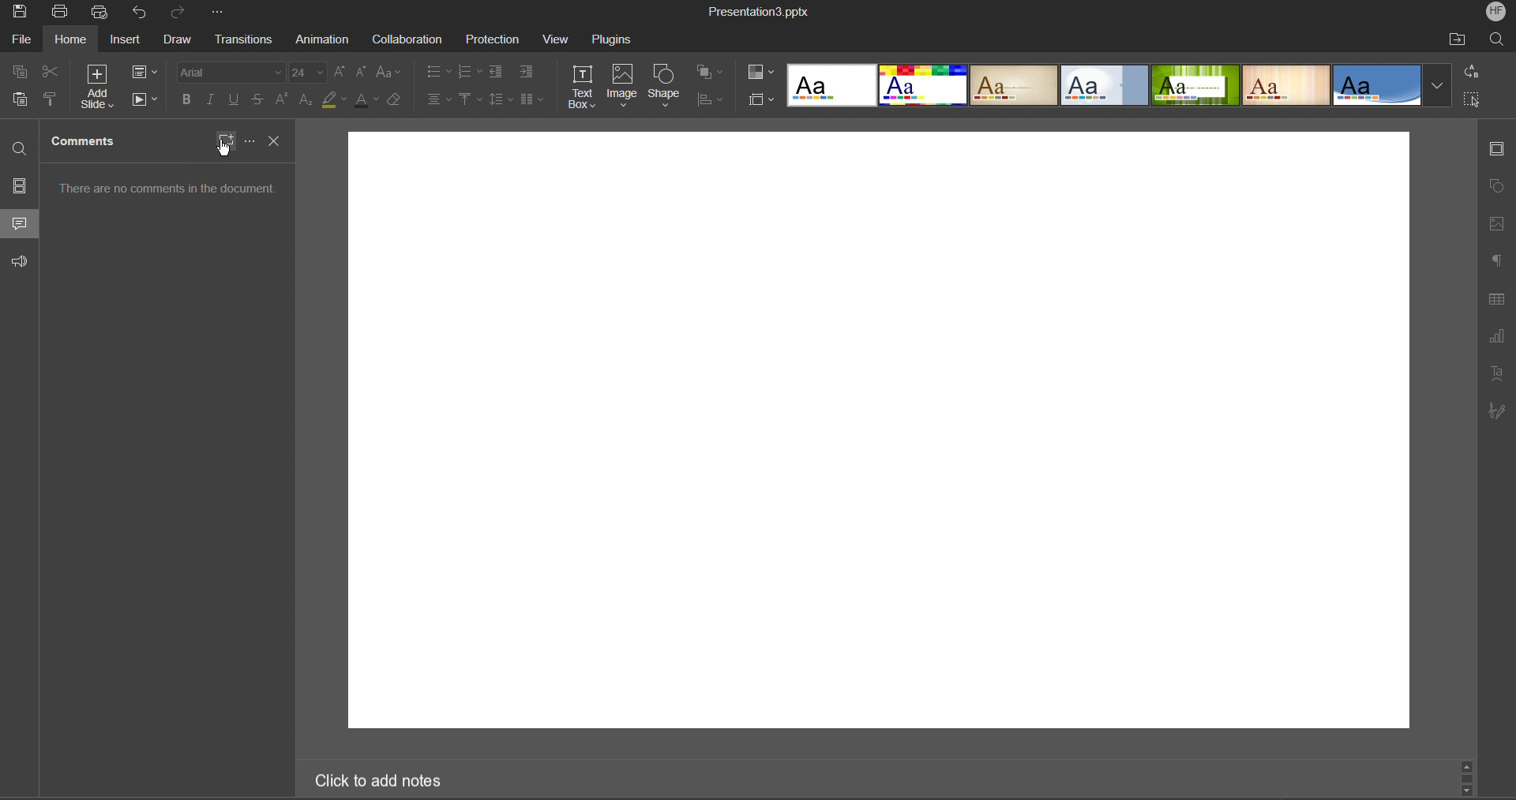 The image size is (1516, 800). What do you see at coordinates (51, 72) in the screenshot?
I see `cut` at bounding box center [51, 72].